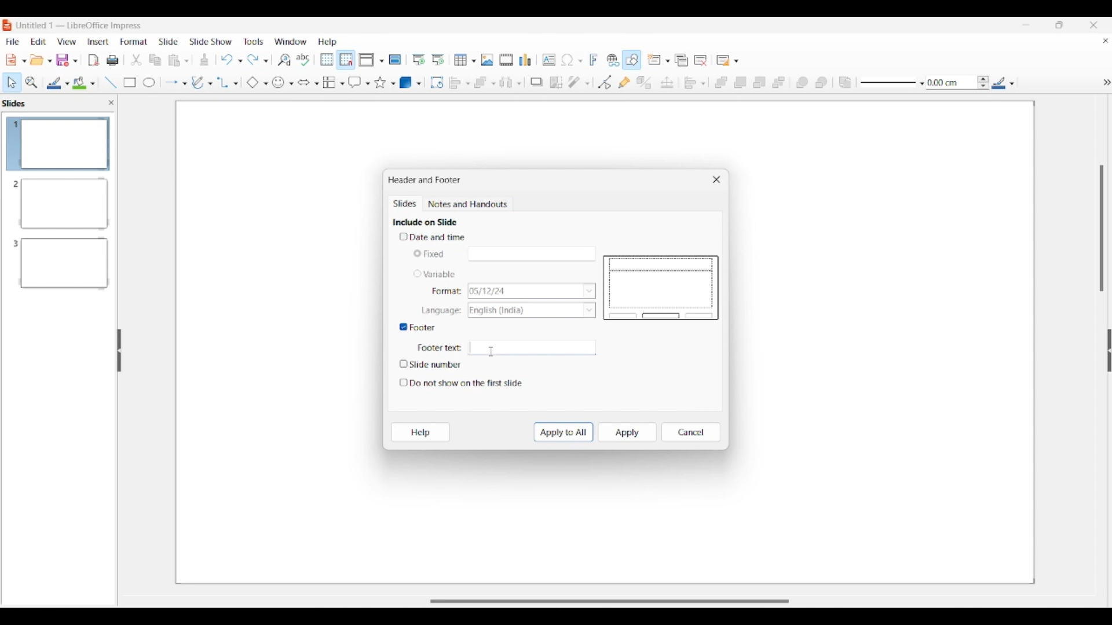 This screenshot has width=1112, height=625. Describe the element at coordinates (716, 179) in the screenshot. I see `Close window` at that location.